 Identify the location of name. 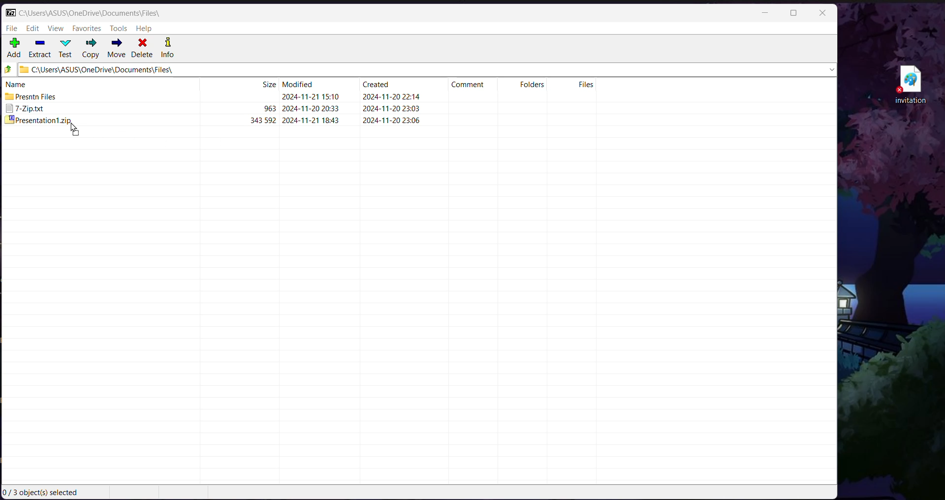
(16, 84).